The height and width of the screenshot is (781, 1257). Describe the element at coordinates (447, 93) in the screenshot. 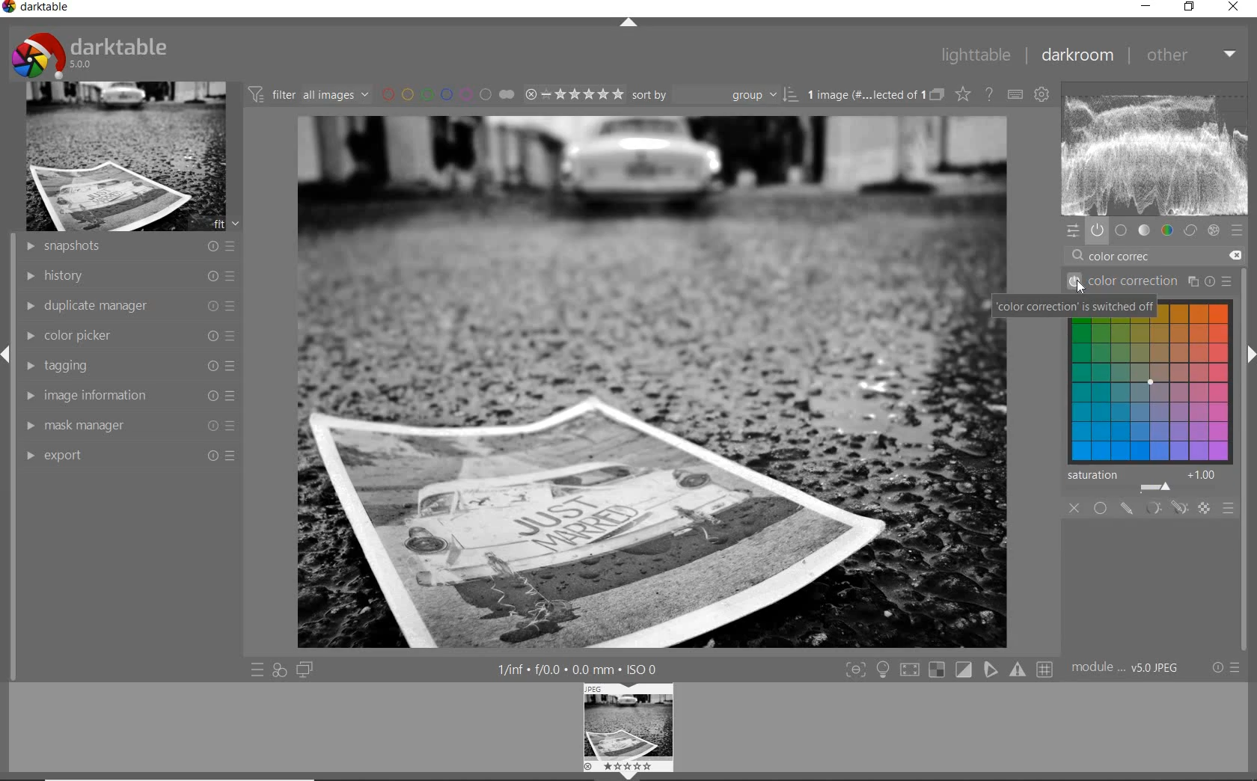

I see `filter by image color lebel` at that location.